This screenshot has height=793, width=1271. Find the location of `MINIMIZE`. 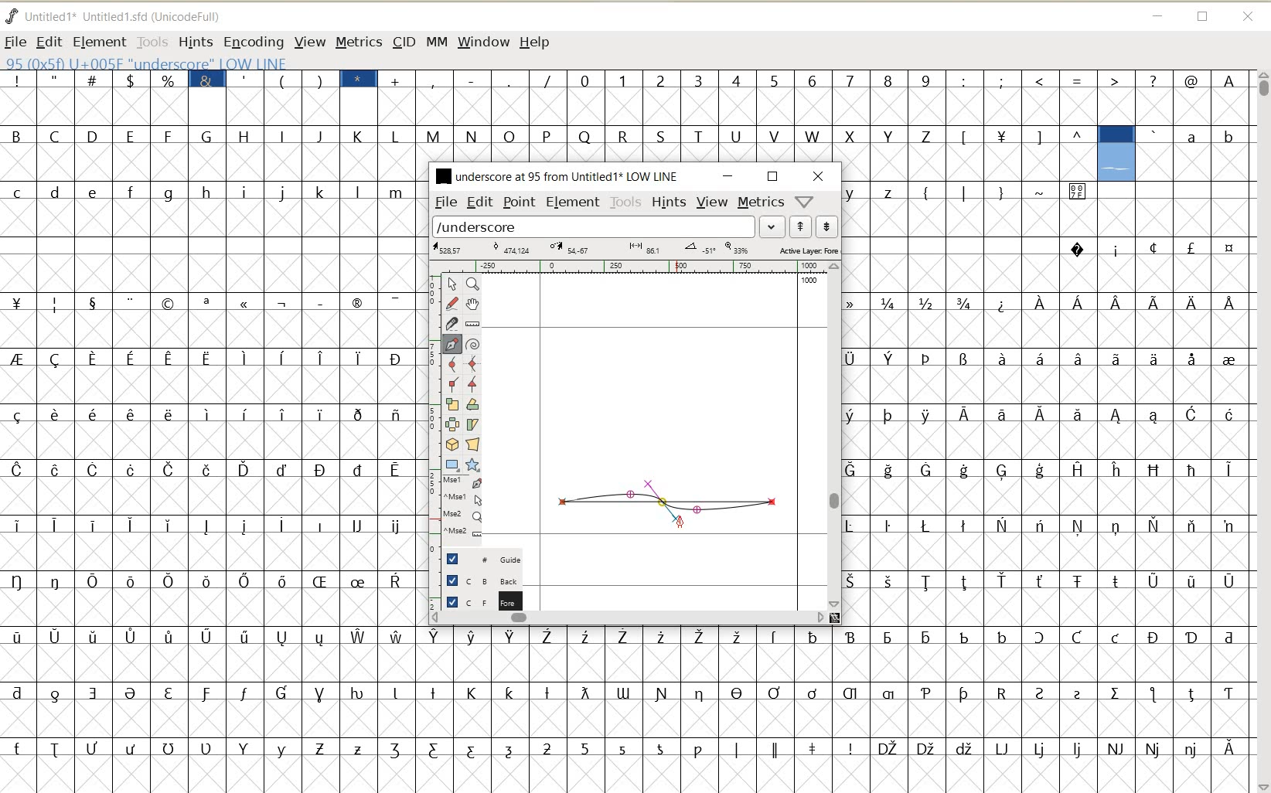

MINIMIZE is located at coordinates (729, 176).